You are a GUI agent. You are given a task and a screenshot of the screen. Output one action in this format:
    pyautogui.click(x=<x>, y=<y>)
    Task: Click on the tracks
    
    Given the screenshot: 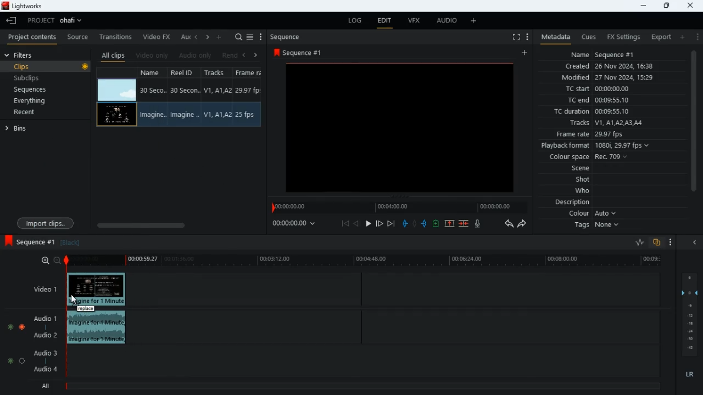 What is the action you would take?
    pyautogui.click(x=605, y=123)
    